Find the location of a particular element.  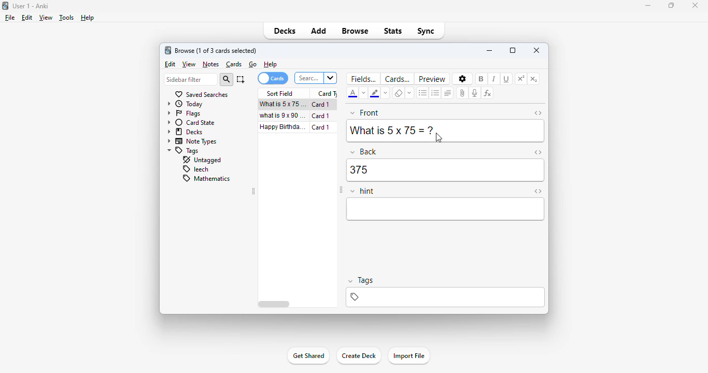

logo is located at coordinates (5, 6).